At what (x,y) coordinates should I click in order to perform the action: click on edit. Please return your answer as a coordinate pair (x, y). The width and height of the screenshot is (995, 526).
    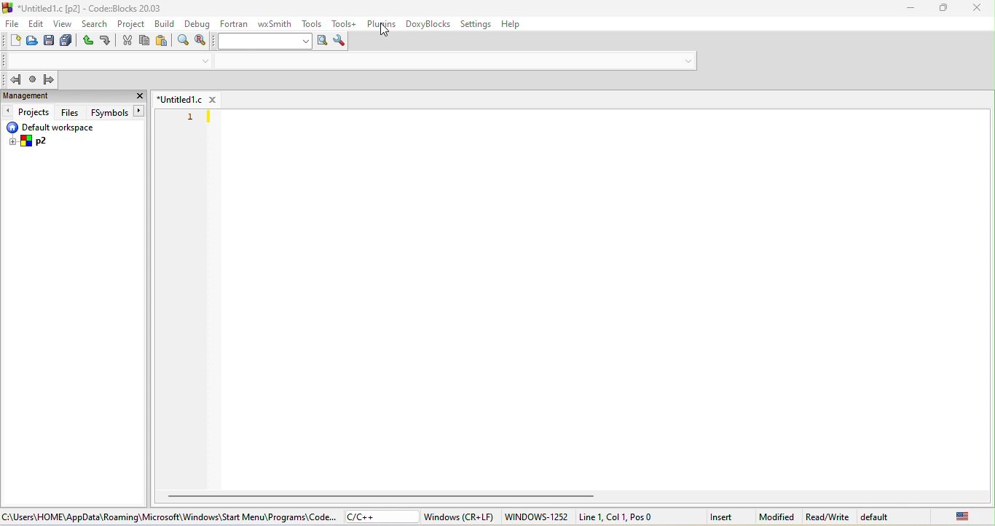
    Looking at the image, I should click on (36, 25).